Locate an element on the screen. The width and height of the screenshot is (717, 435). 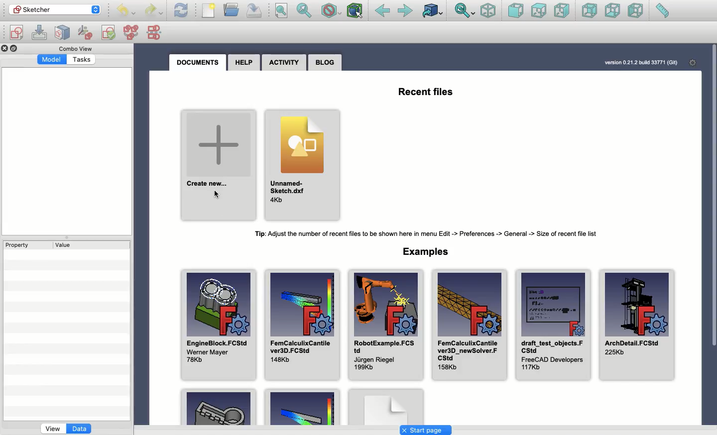
Sync view is located at coordinates (466, 10).